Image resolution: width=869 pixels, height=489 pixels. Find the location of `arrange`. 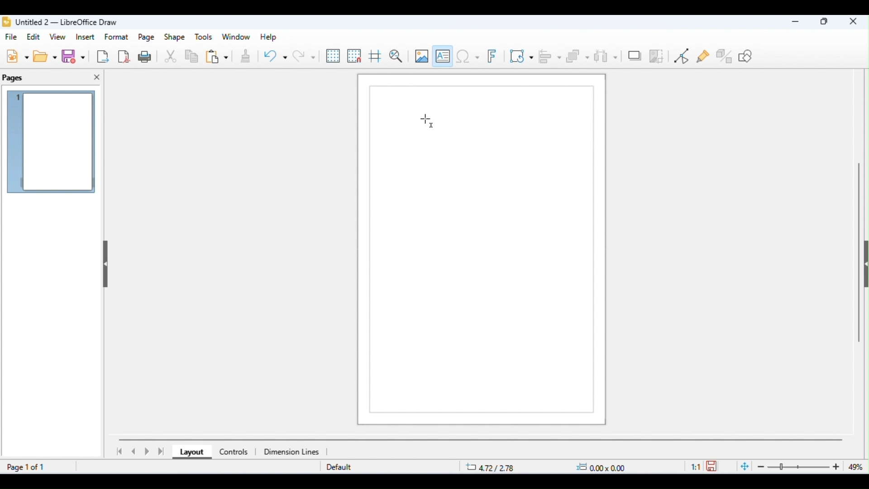

arrange is located at coordinates (578, 57).